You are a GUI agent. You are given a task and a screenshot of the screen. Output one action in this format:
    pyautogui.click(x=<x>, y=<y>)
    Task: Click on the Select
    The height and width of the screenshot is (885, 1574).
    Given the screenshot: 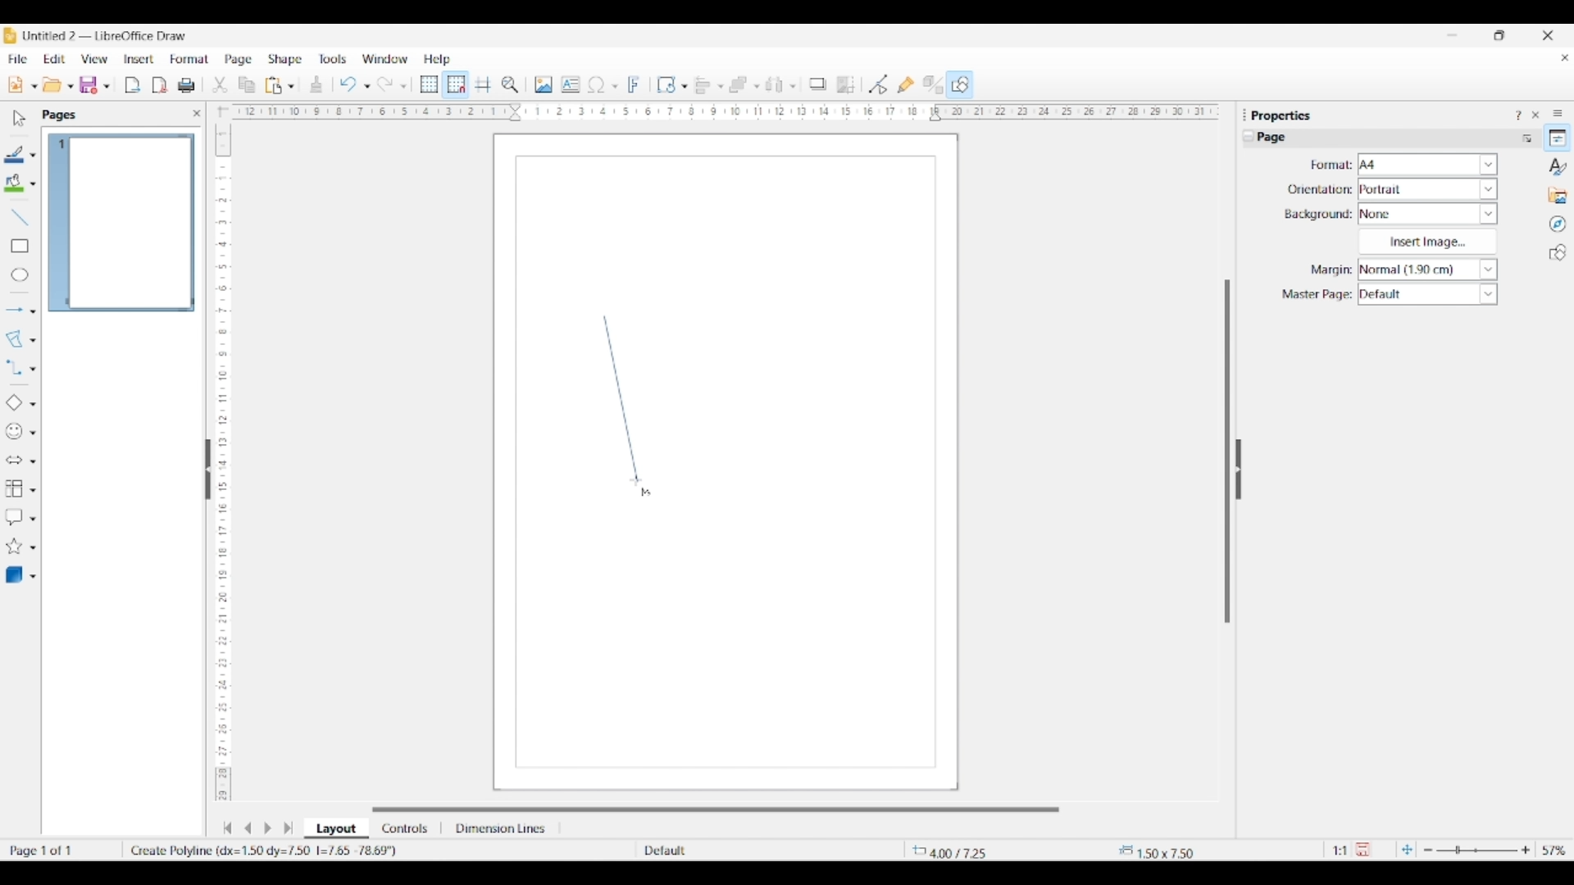 What is the action you would take?
    pyautogui.click(x=20, y=118)
    